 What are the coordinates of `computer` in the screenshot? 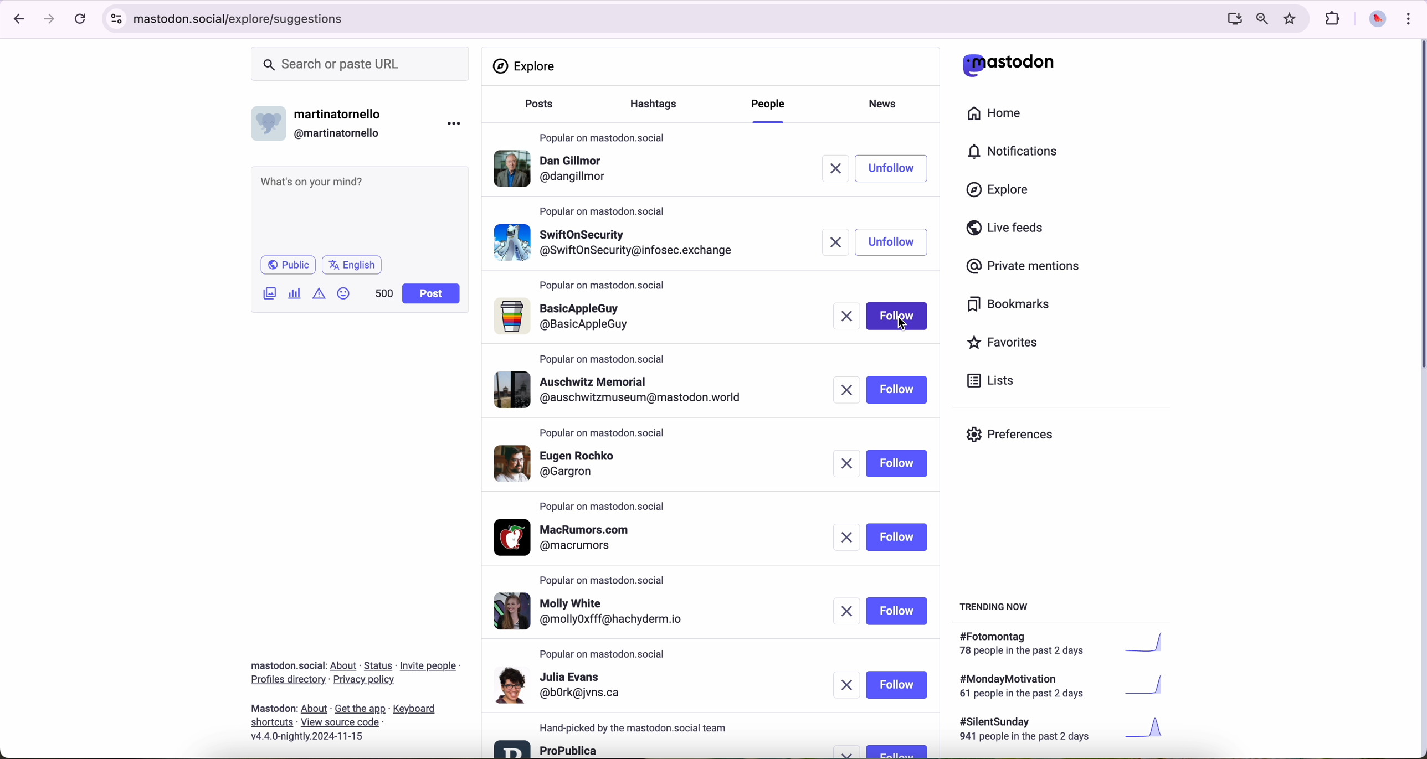 It's located at (1230, 18).